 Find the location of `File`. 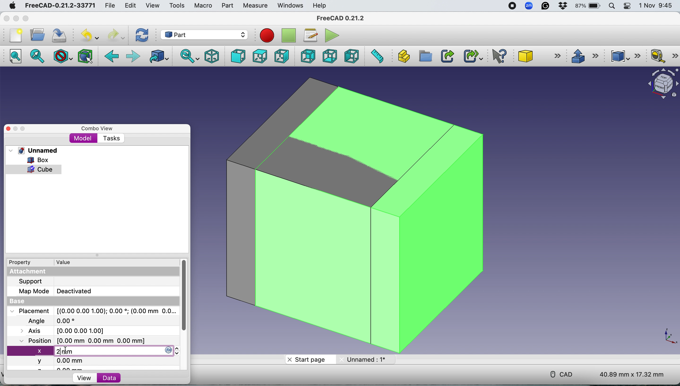

File is located at coordinates (109, 6).